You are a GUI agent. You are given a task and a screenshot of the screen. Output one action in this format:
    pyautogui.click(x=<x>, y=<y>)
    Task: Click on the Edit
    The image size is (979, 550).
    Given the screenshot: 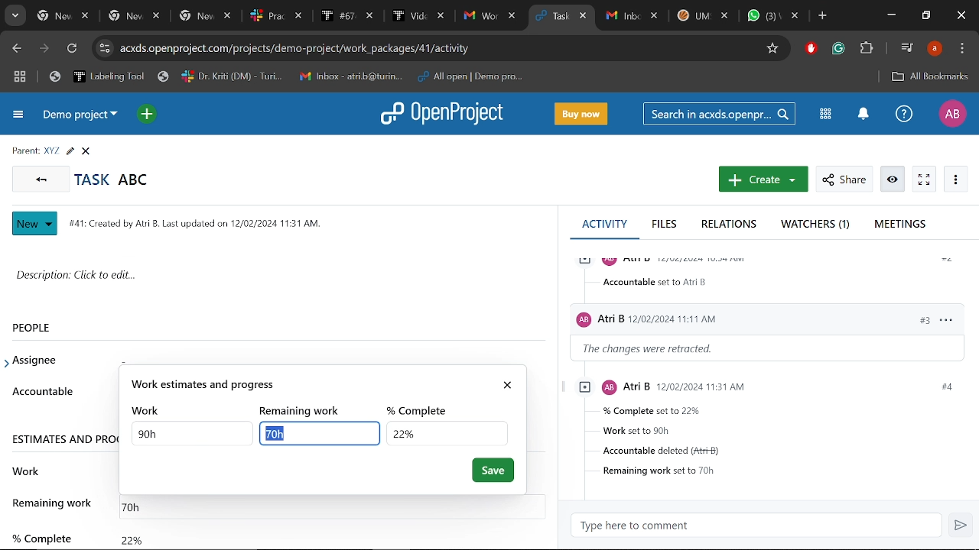 What is the action you would take?
    pyautogui.click(x=70, y=151)
    